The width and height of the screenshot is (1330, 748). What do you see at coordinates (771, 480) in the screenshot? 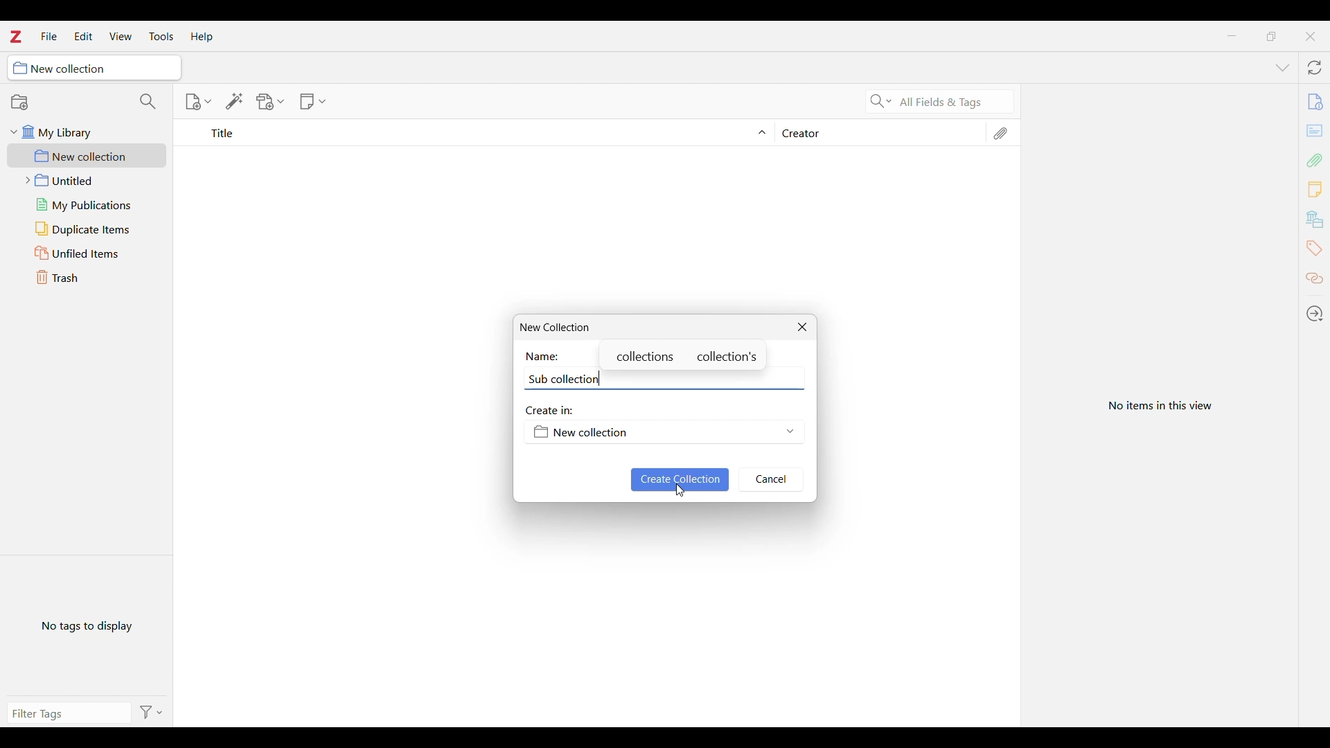
I see `Cancel inputs` at bounding box center [771, 480].